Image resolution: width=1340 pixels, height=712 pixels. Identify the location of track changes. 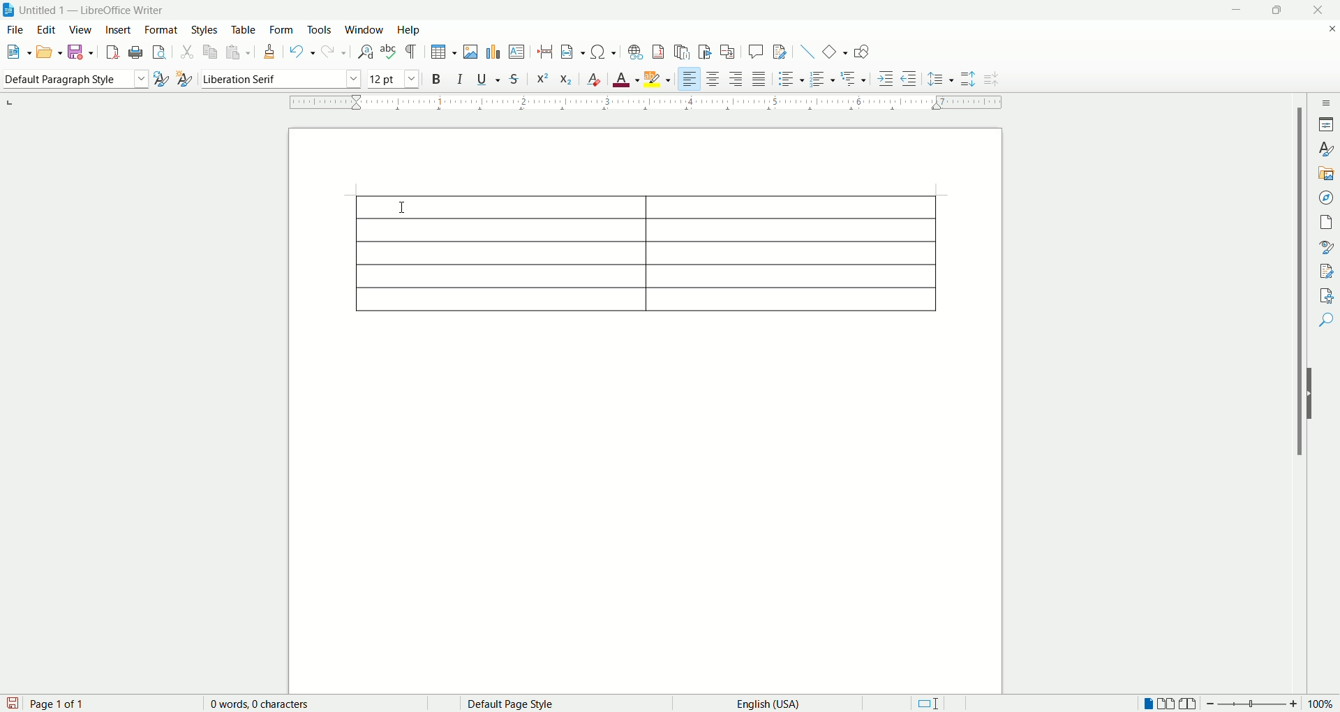
(781, 51).